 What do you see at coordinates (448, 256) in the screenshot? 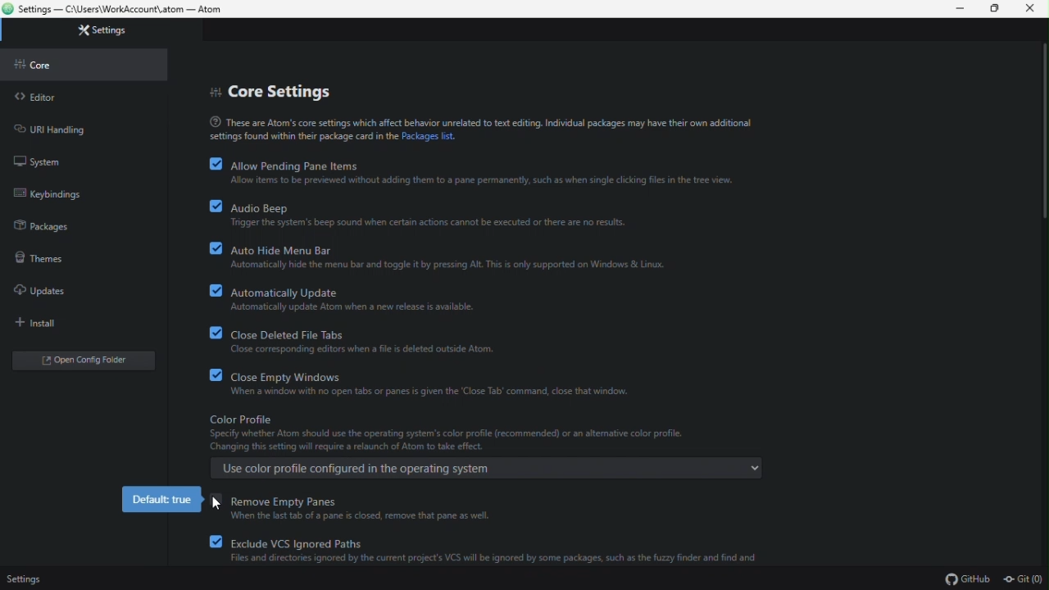
I see `auto hide menu bar` at bounding box center [448, 256].